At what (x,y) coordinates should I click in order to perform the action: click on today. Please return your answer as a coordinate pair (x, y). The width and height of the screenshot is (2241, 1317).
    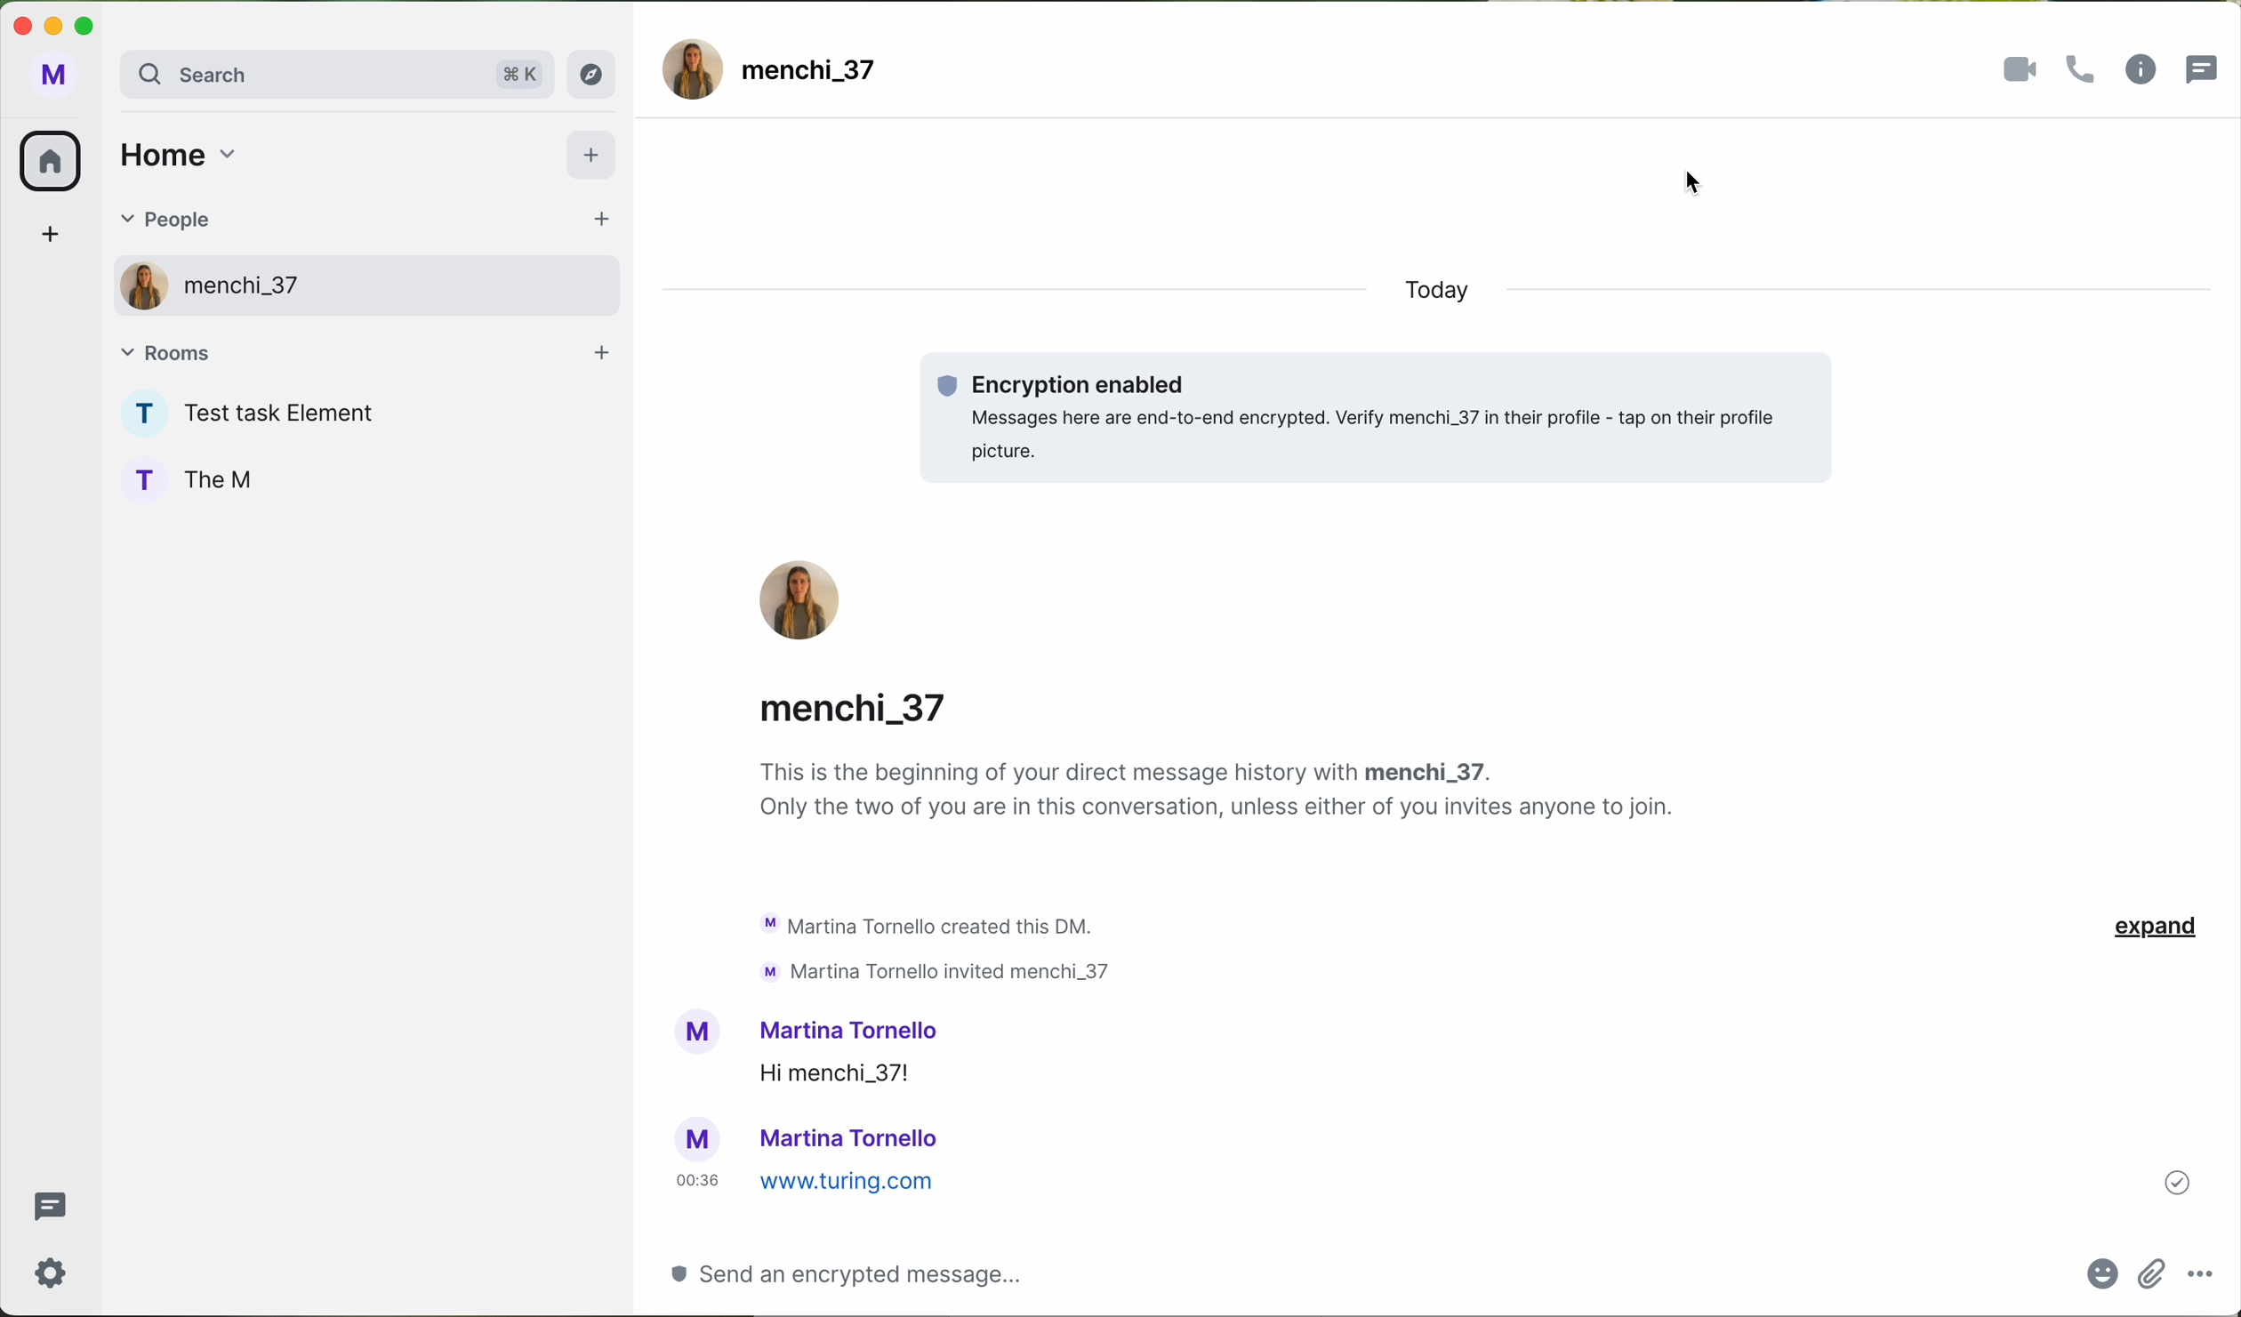
    Looking at the image, I should click on (1428, 293).